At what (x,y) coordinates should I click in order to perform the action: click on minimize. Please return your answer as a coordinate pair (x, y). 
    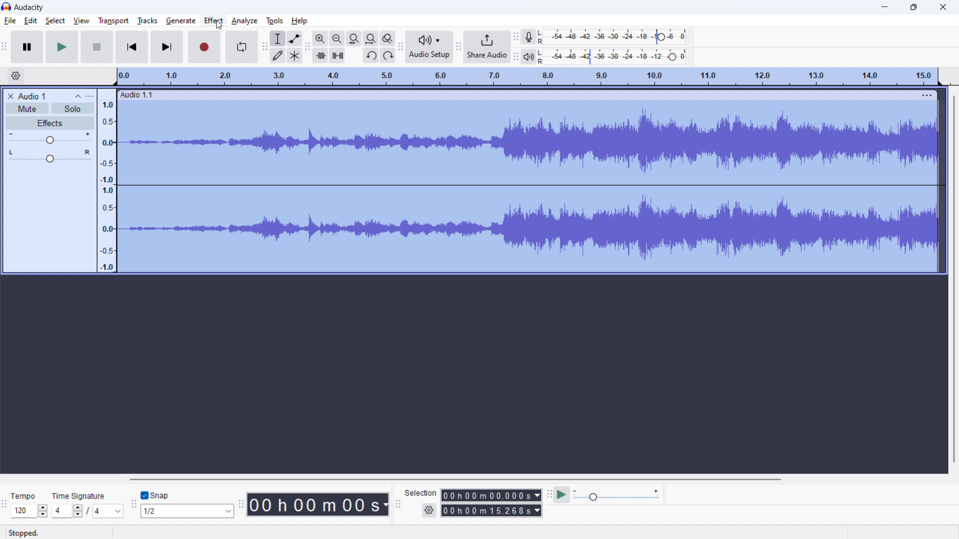
    Looking at the image, I should click on (884, 7).